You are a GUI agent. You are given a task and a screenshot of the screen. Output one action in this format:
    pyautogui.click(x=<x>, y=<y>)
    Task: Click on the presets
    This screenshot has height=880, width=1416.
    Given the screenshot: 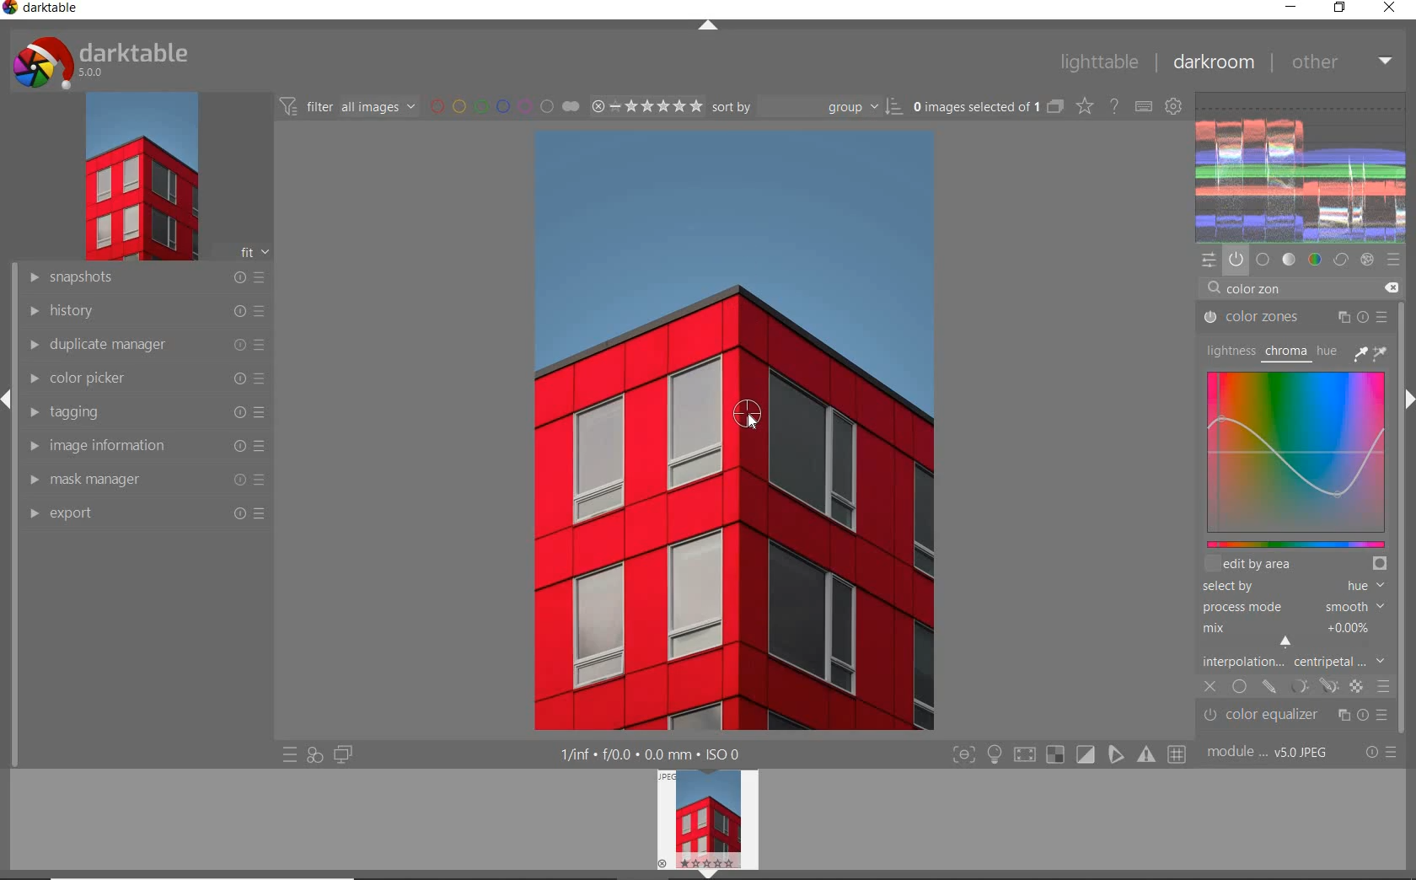 What is the action you would take?
    pyautogui.click(x=1393, y=258)
    